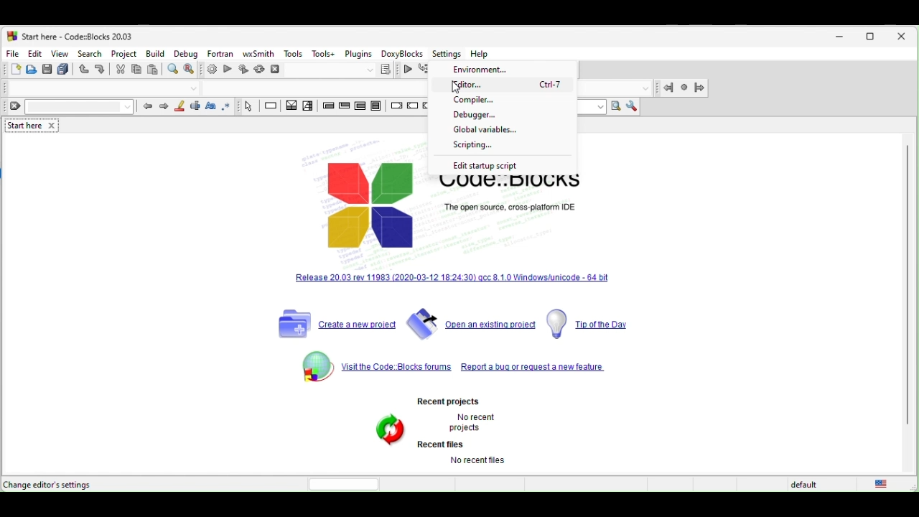 The width and height of the screenshot is (919, 517). I want to click on horizontal scroll bar, so click(346, 483).